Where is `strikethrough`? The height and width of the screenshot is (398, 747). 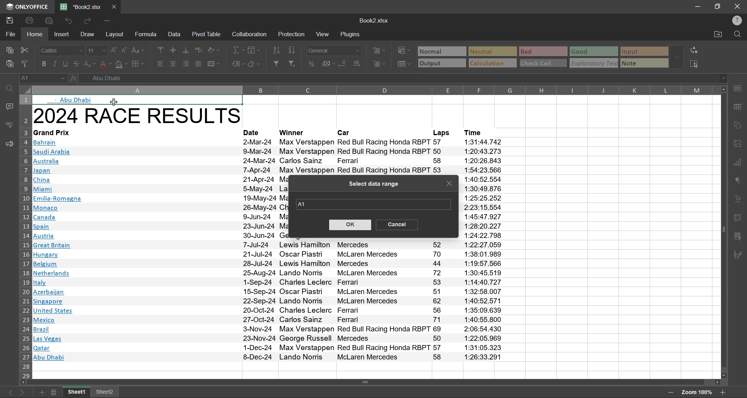 strikethrough is located at coordinates (76, 64).